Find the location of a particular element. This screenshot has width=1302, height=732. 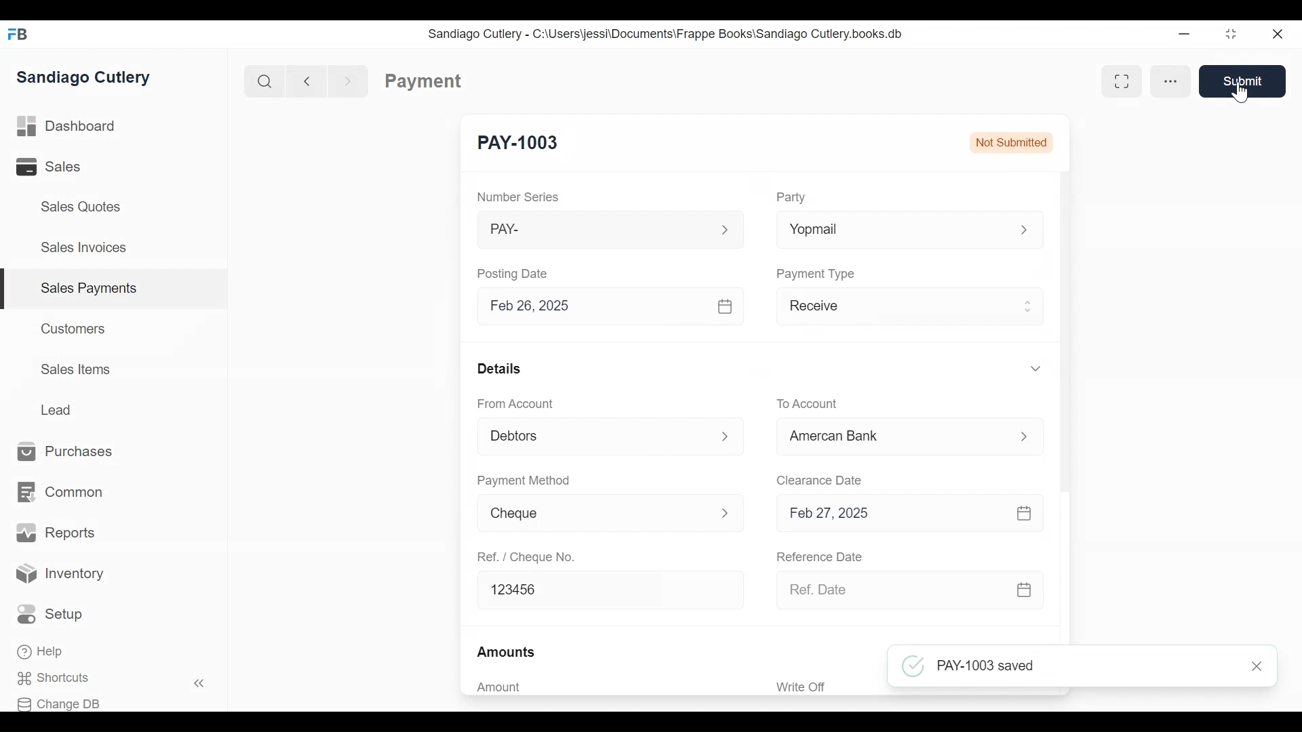

PAY- is located at coordinates (590, 230).